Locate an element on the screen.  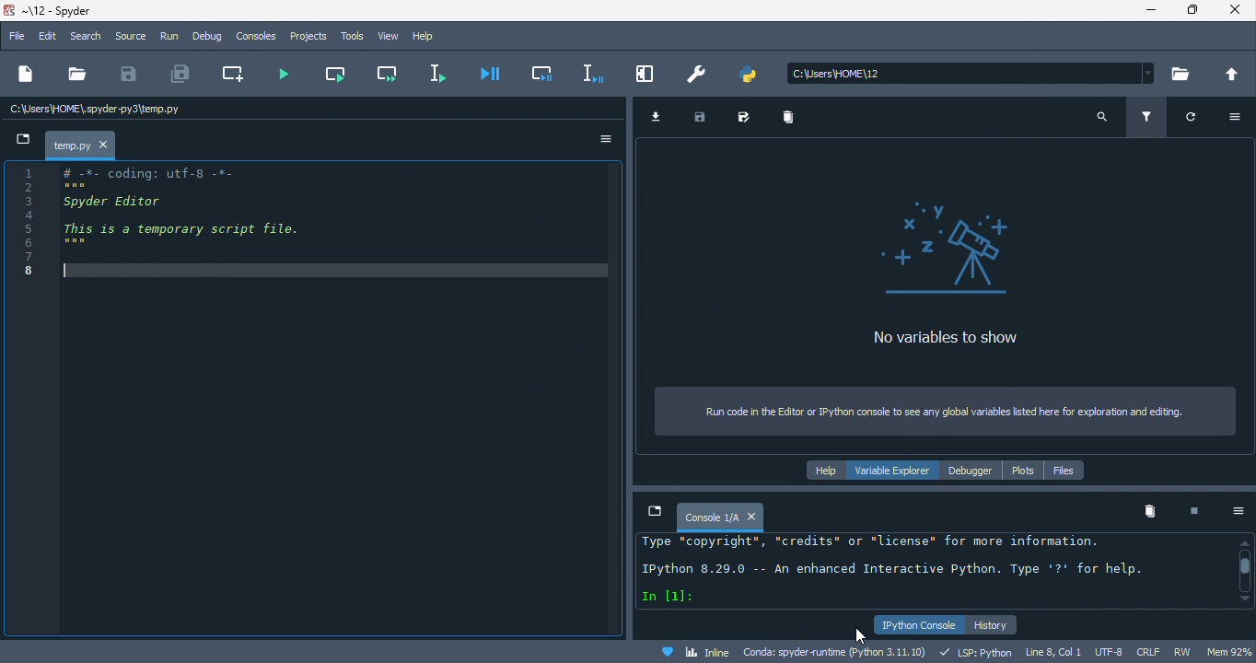
plots is located at coordinates (1024, 471).